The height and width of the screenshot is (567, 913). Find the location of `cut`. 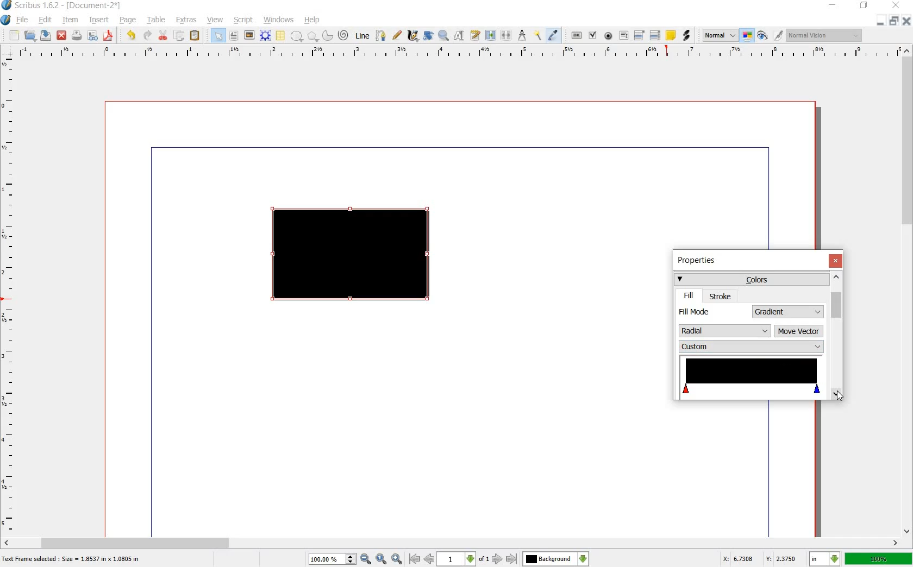

cut is located at coordinates (164, 36).